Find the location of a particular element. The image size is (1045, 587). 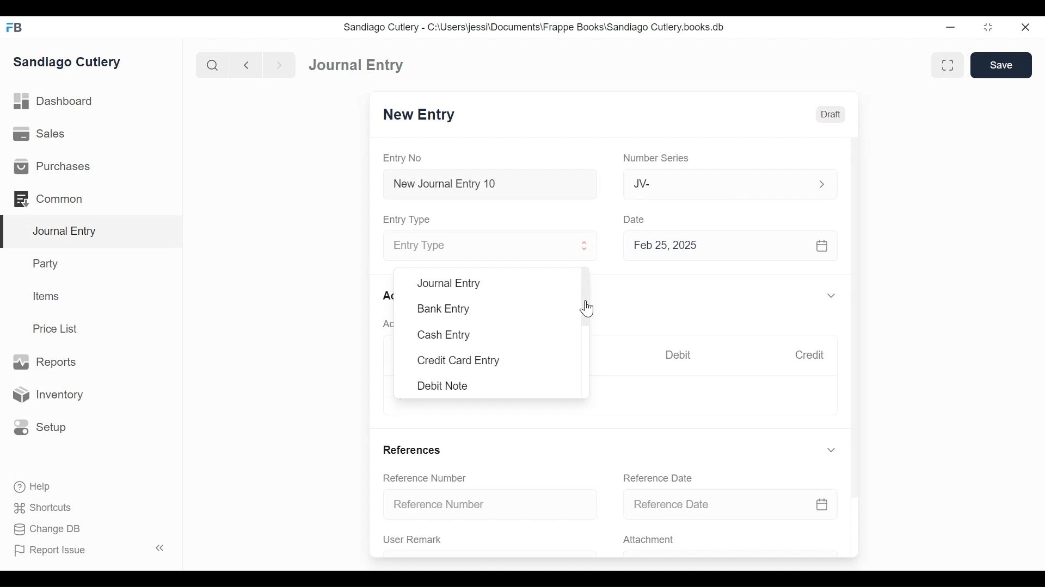

Save is located at coordinates (1001, 65).